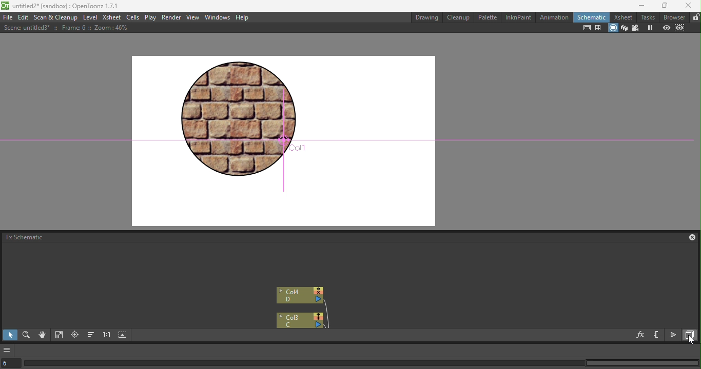  What do you see at coordinates (59, 336) in the screenshot?
I see `Fit to window` at bounding box center [59, 336].